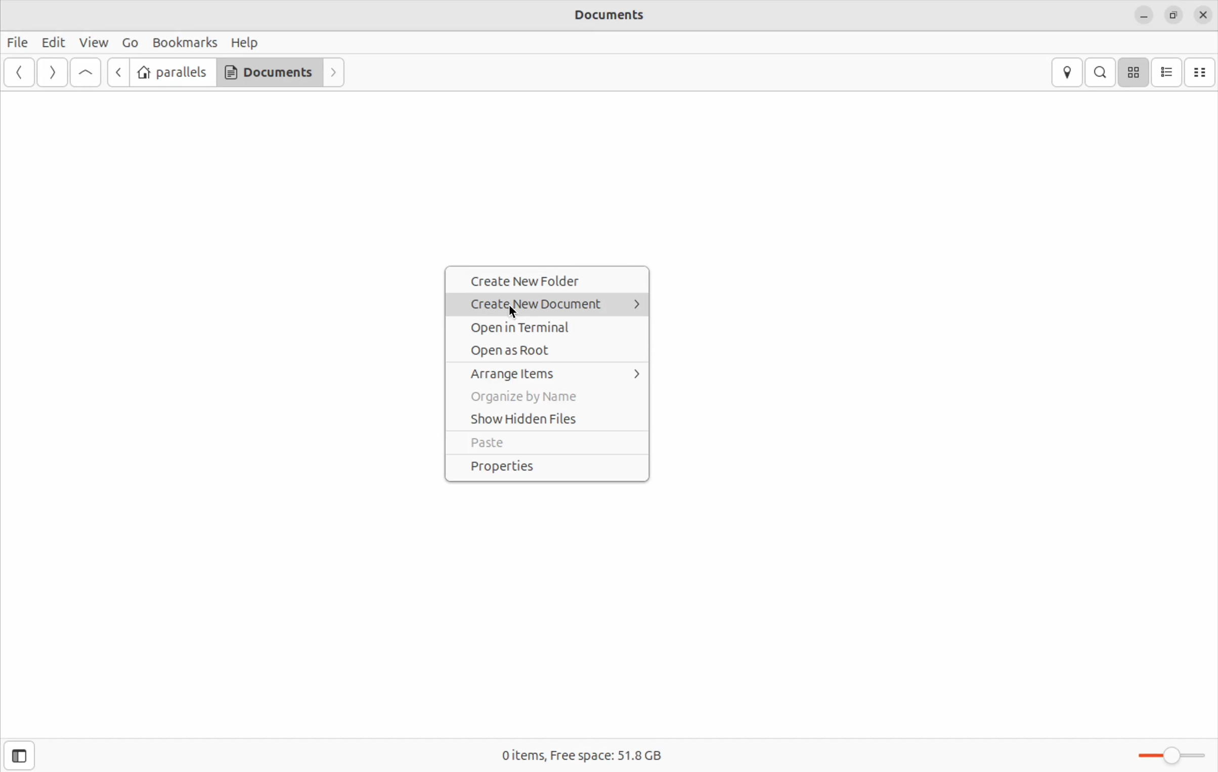 This screenshot has height=772, width=1218. Describe the element at coordinates (96, 41) in the screenshot. I see `View` at that location.